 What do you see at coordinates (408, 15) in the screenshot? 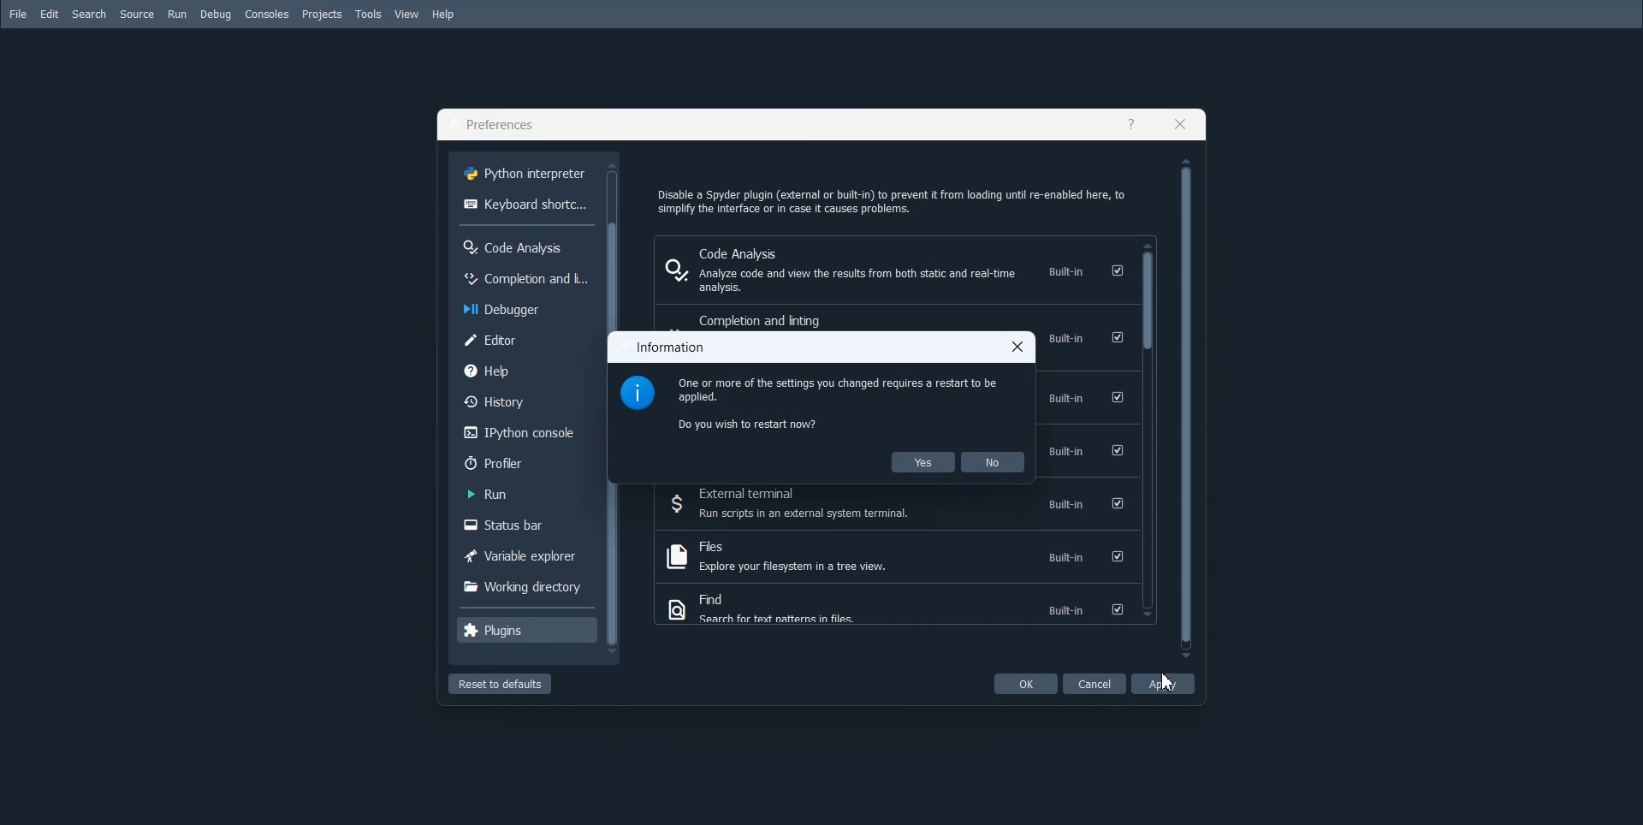
I see `View` at bounding box center [408, 15].